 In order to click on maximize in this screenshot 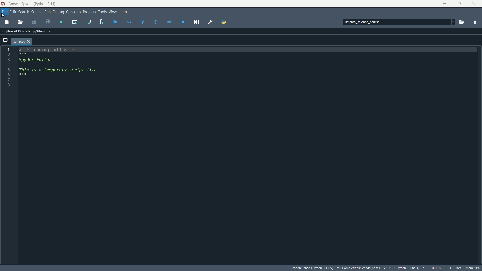, I will do `click(459, 4)`.